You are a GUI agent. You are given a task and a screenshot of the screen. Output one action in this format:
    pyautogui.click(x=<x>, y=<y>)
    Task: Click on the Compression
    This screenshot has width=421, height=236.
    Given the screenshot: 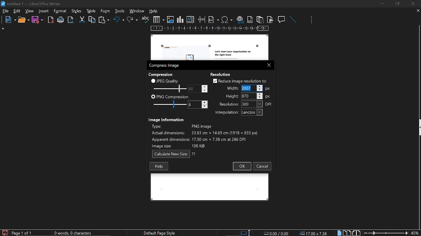 What is the action you would take?
    pyautogui.click(x=161, y=74)
    